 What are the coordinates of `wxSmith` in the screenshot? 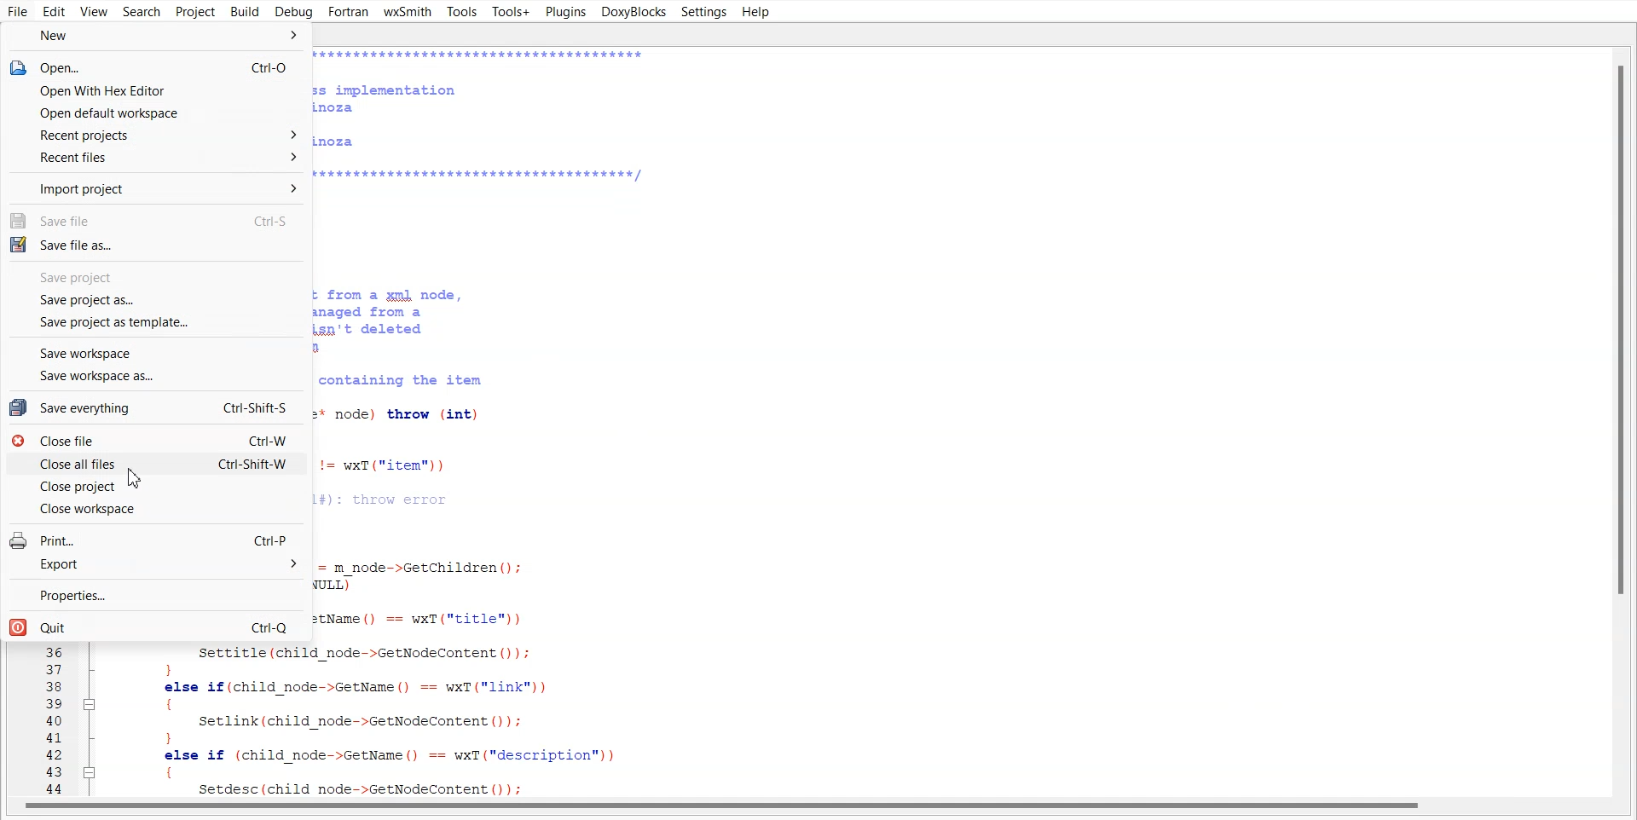 It's located at (407, 12).